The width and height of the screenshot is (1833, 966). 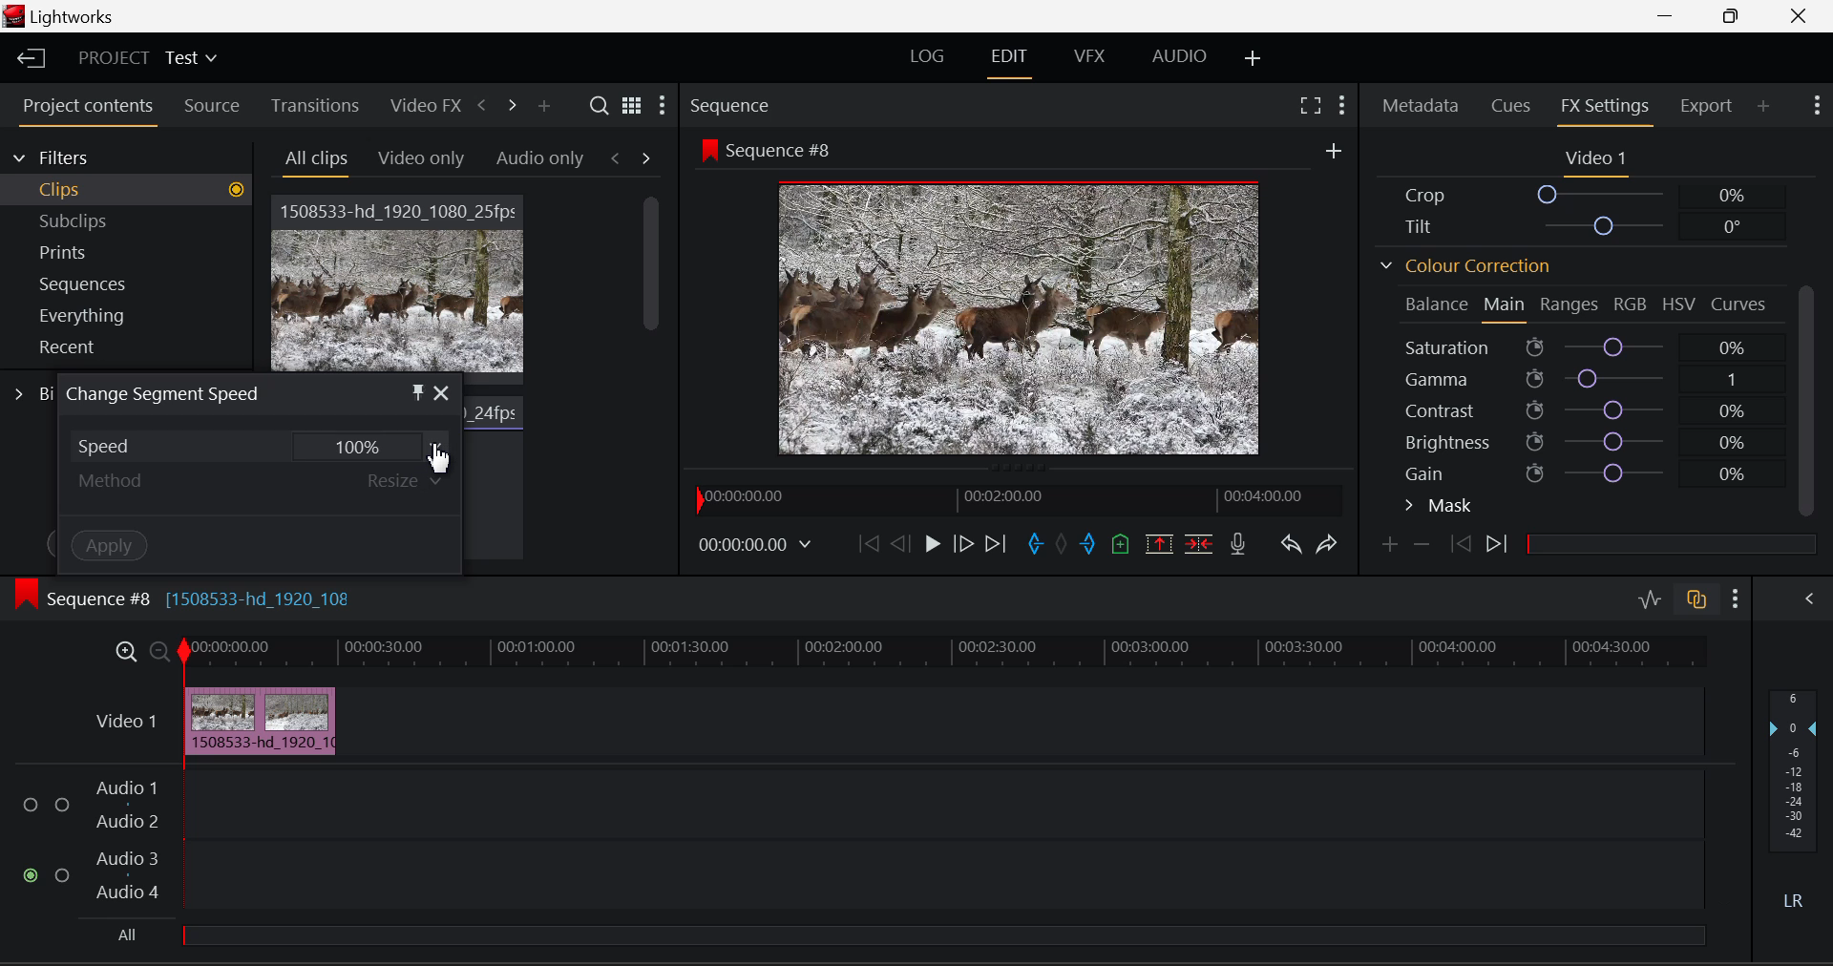 What do you see at coordinates (130, 786) in the screenshot?
I see `Audio 1` at bounding box center [130, 786].